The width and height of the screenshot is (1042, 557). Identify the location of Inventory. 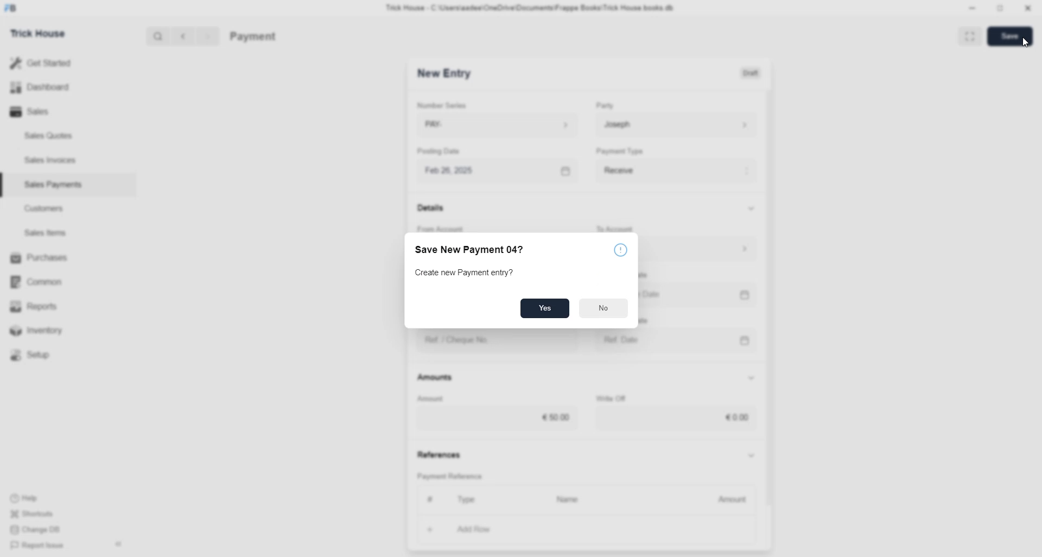
(49, 330).